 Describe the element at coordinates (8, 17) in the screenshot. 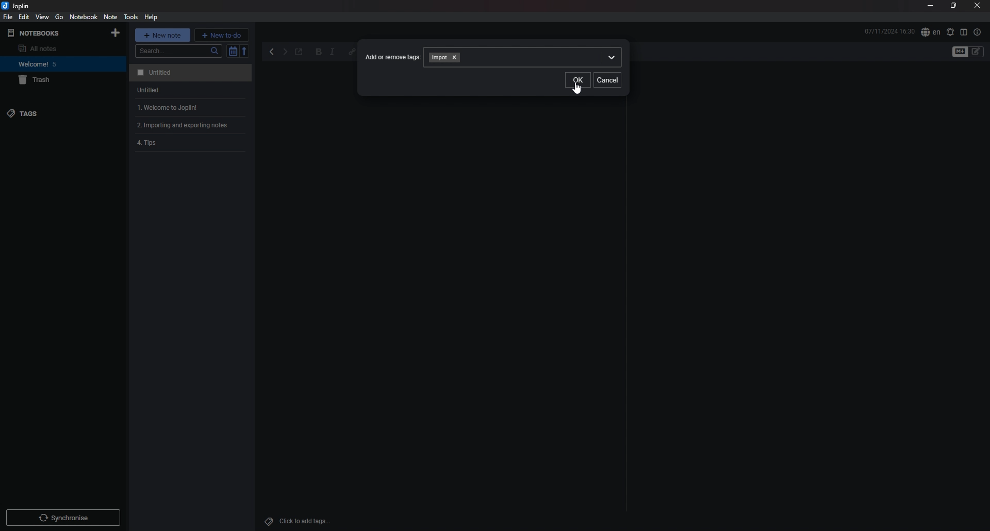

I see `file` at that location.